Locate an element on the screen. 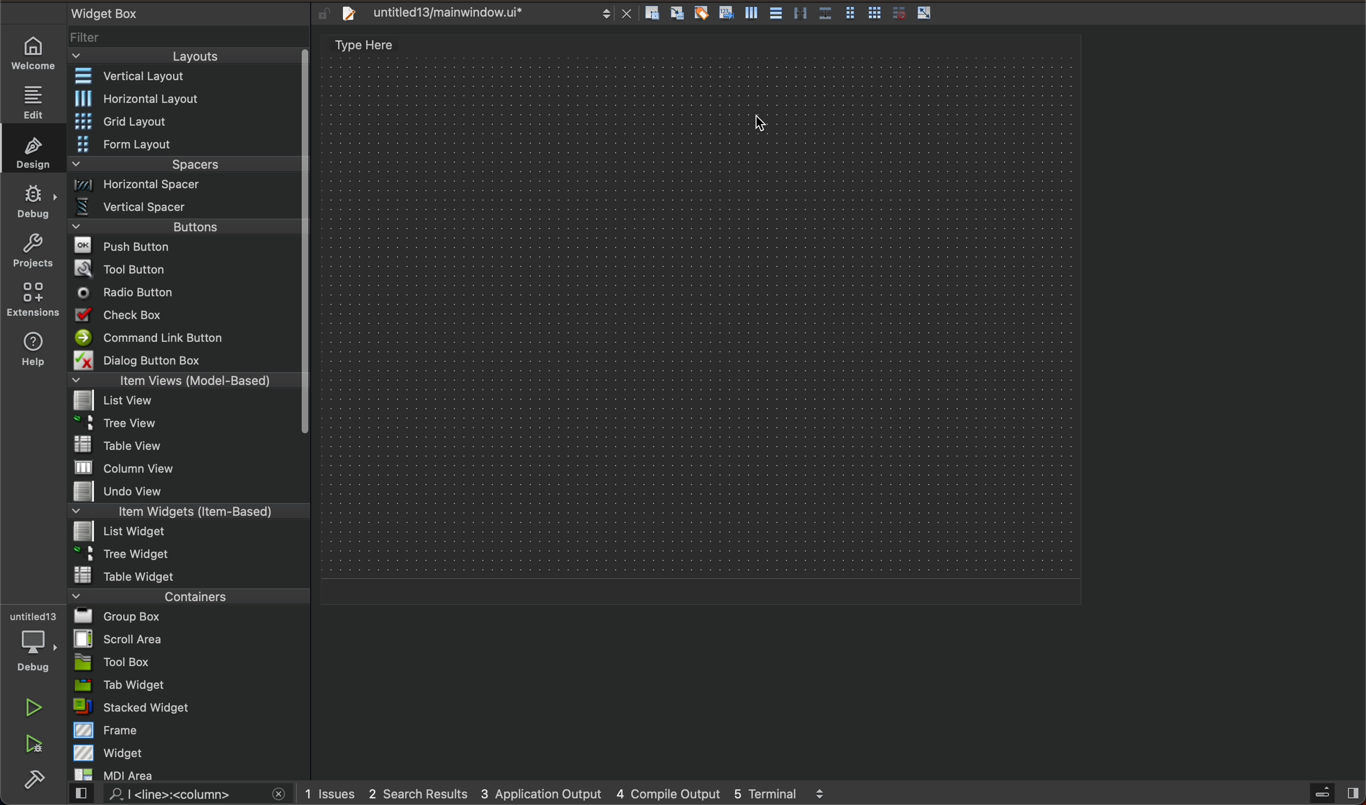  filter is located at coordinates (188, 37).